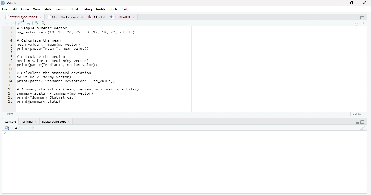 The image size is (371, 195). I want to click on view, so click(37, 9).